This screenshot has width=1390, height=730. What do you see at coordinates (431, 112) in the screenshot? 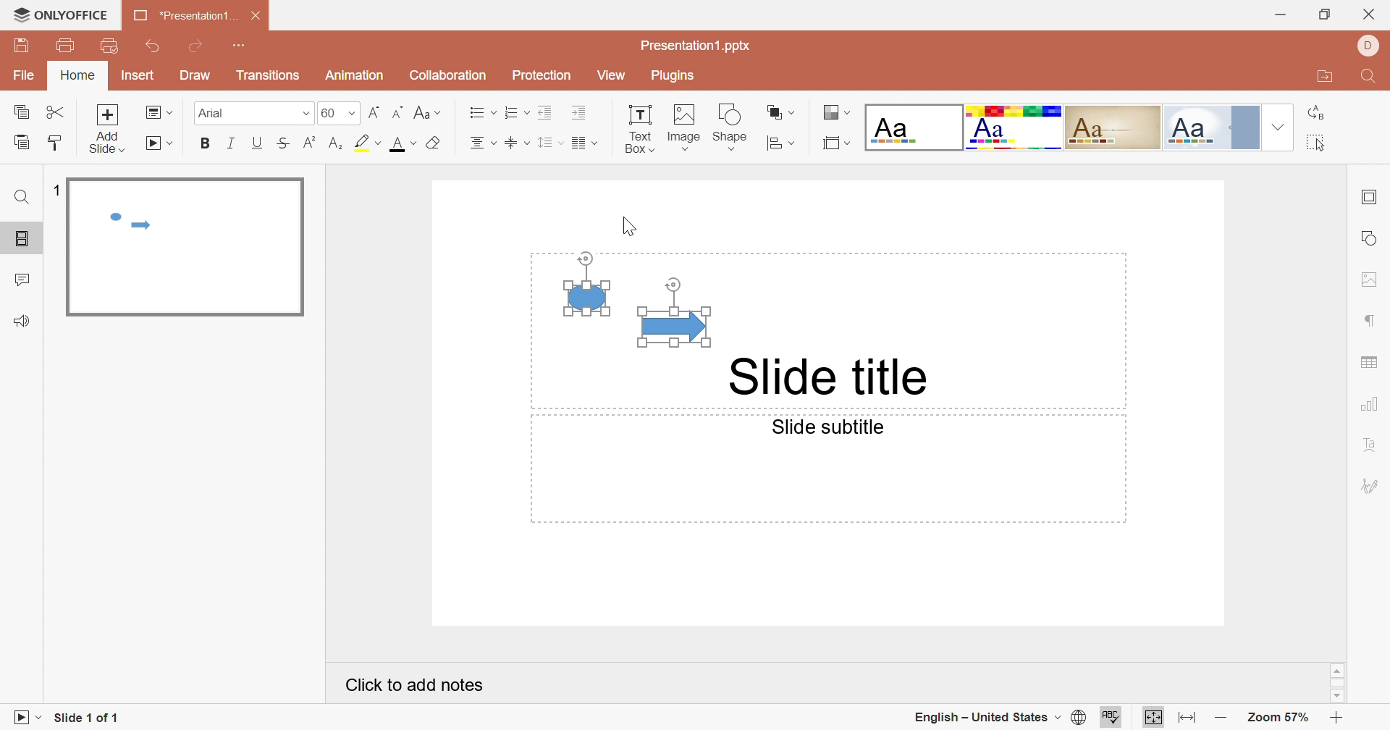
I see `Change case` at bounding box center [431, 112].